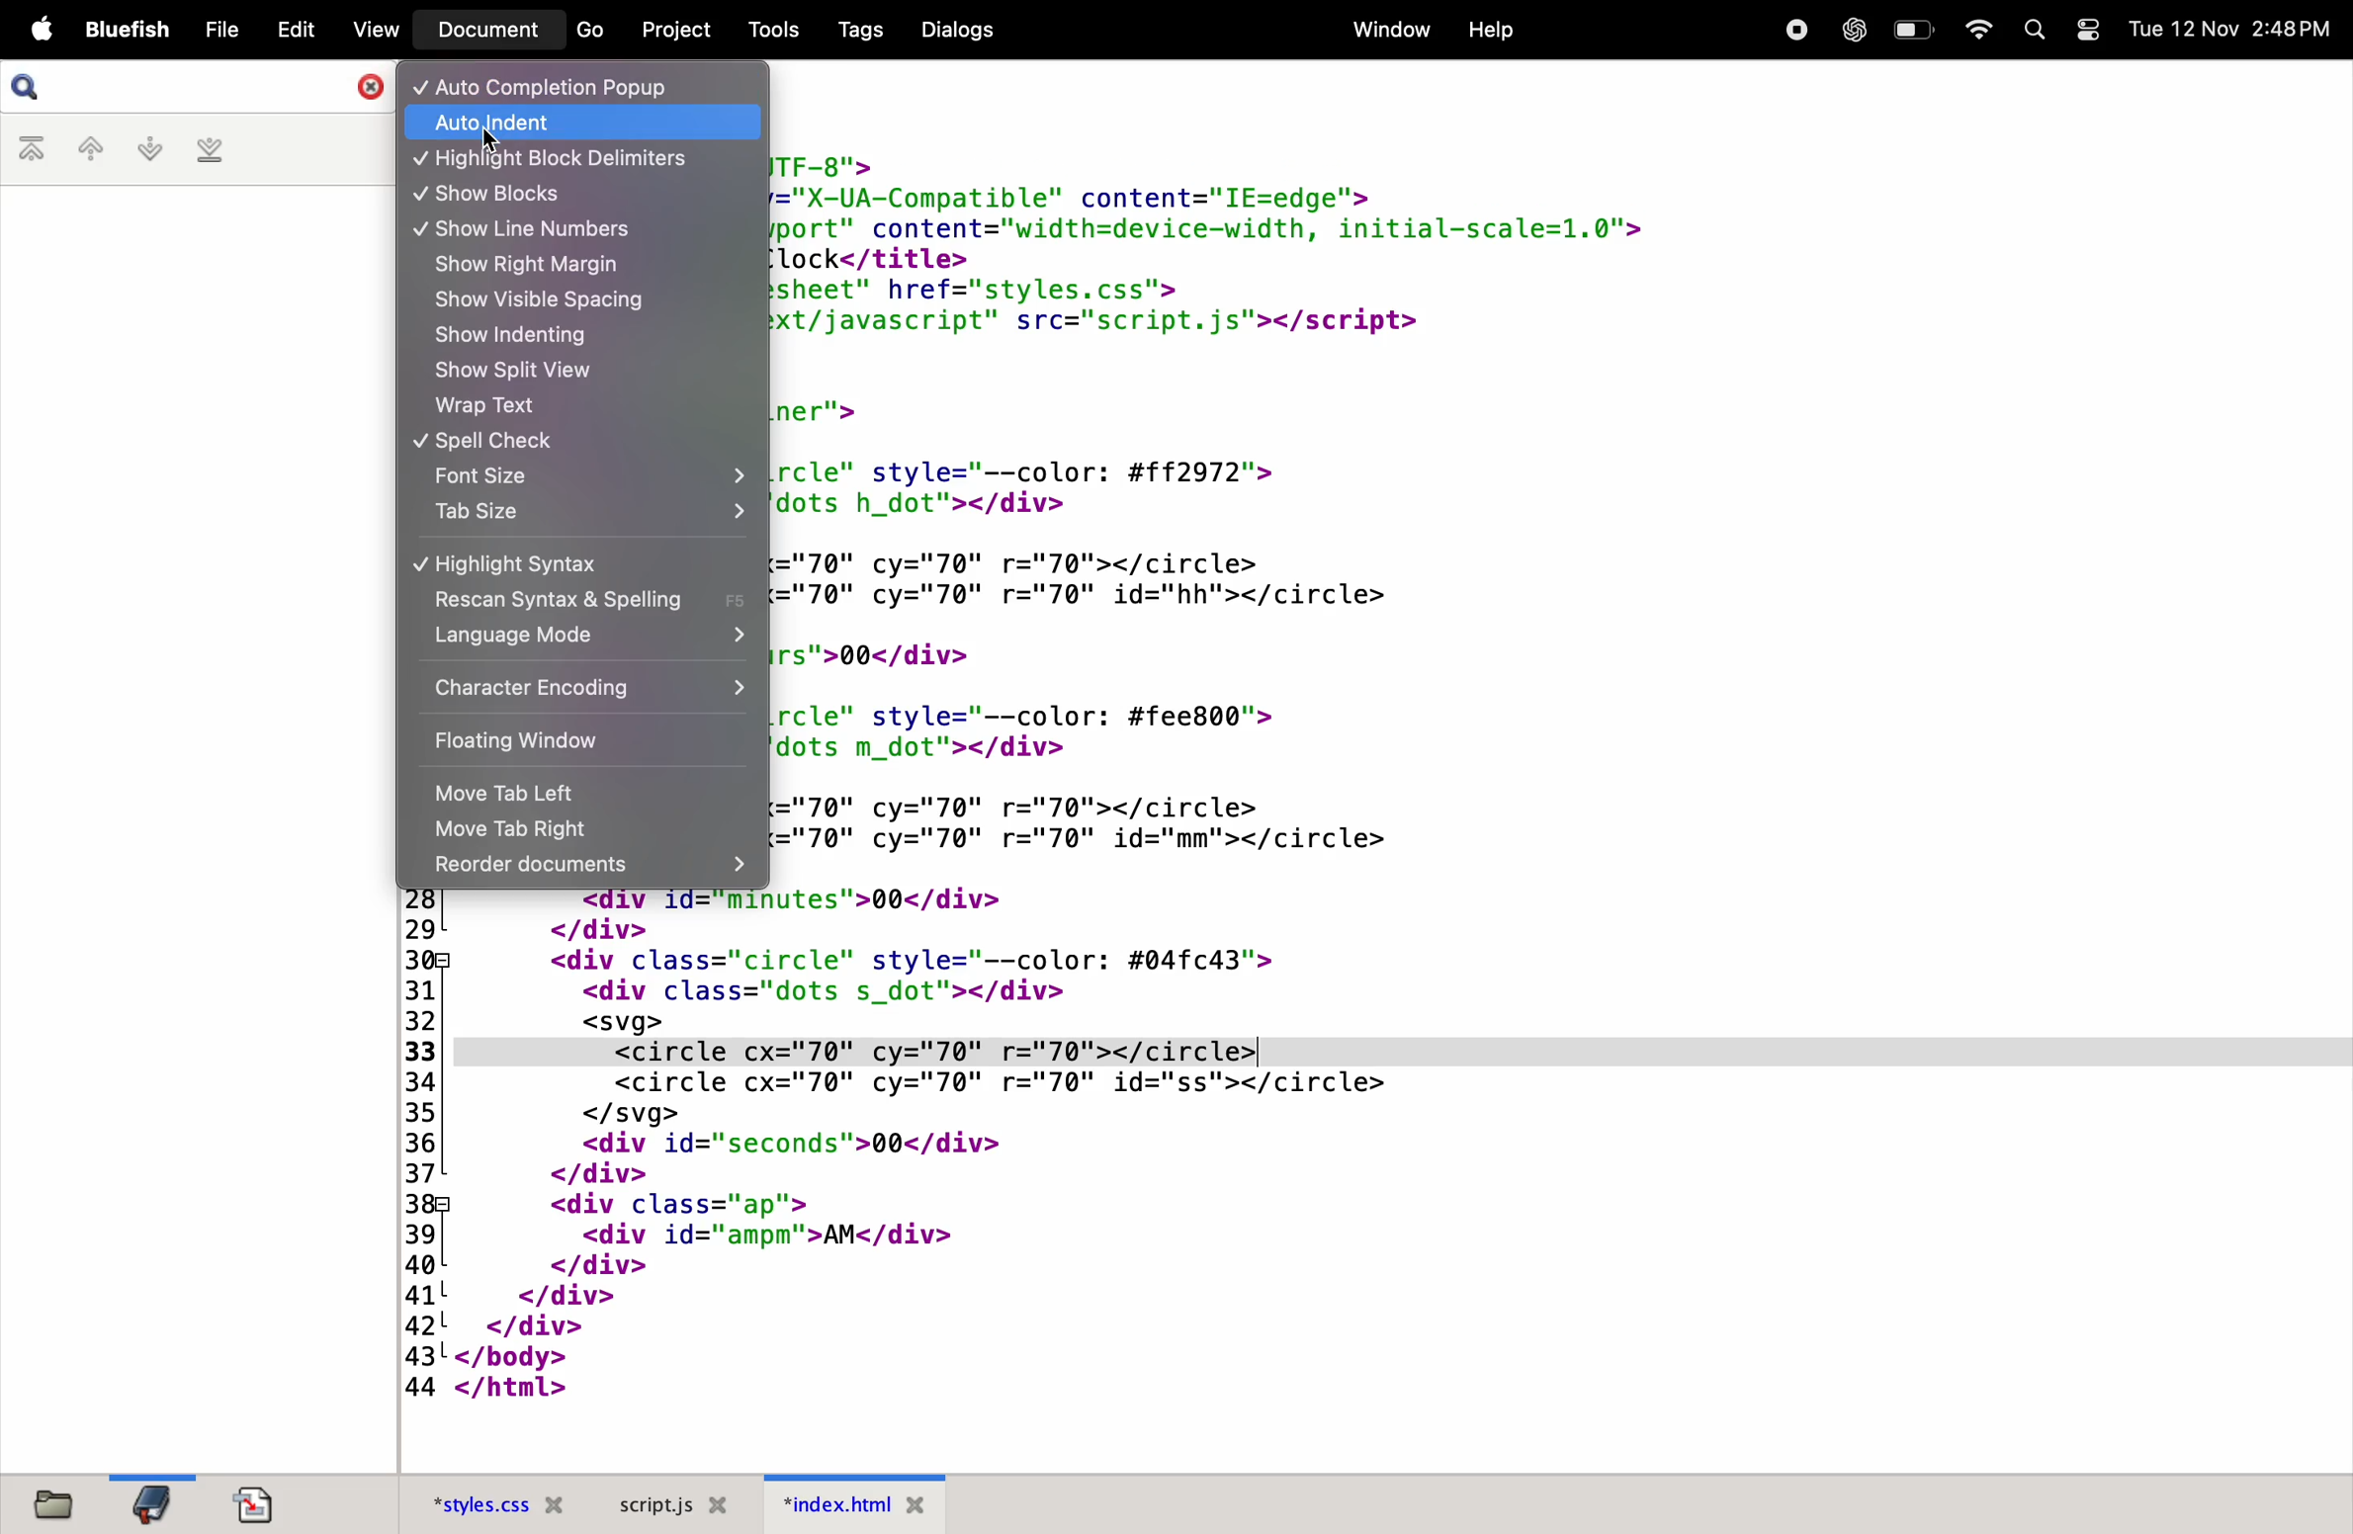 The image size is (2353, 1534). Describe the element at coordinates (196, 87) in the screenshot. I see `search bar` at that location.